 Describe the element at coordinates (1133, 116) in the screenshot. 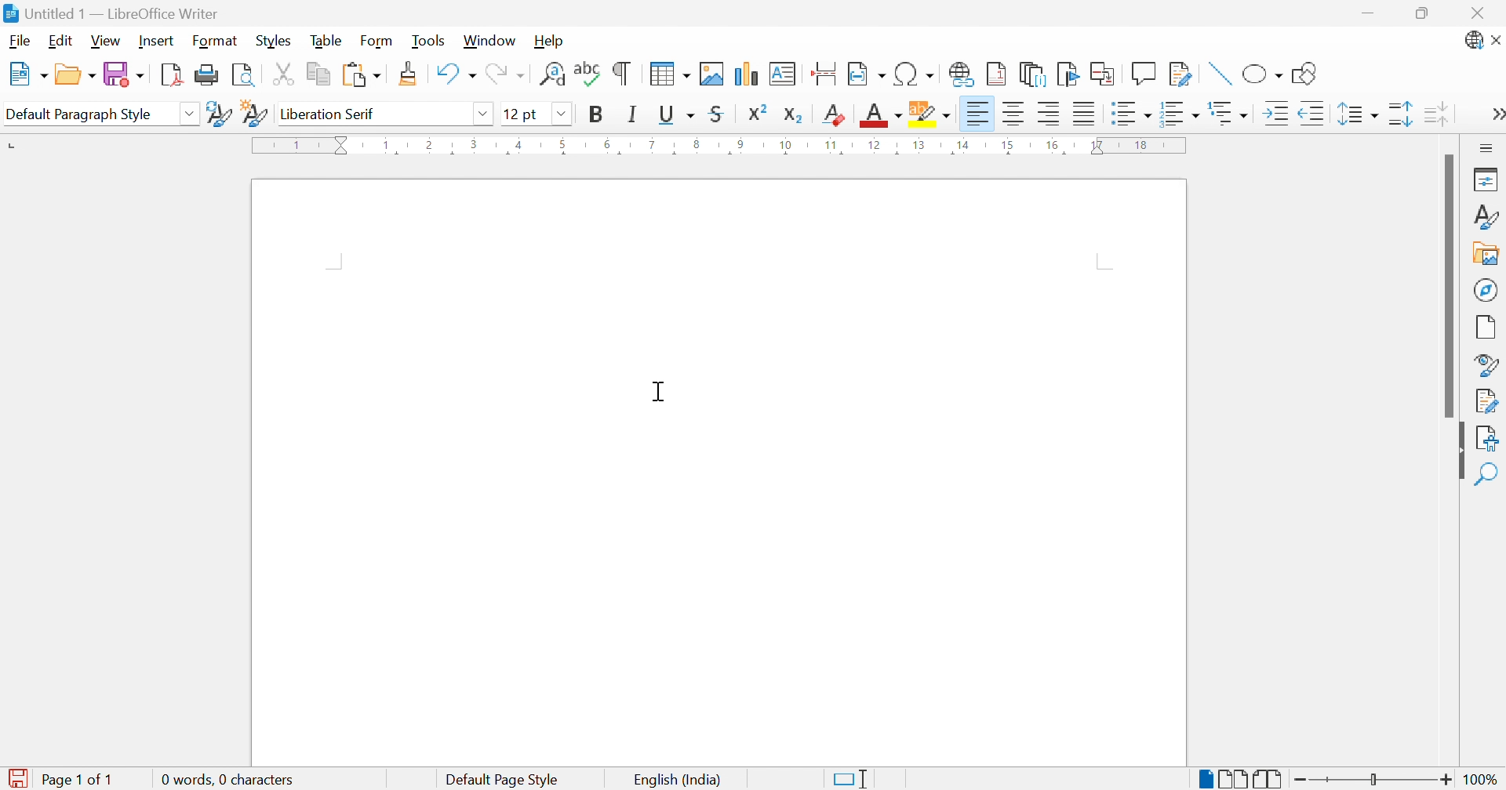

I see `Toggle unordered list` at that location.